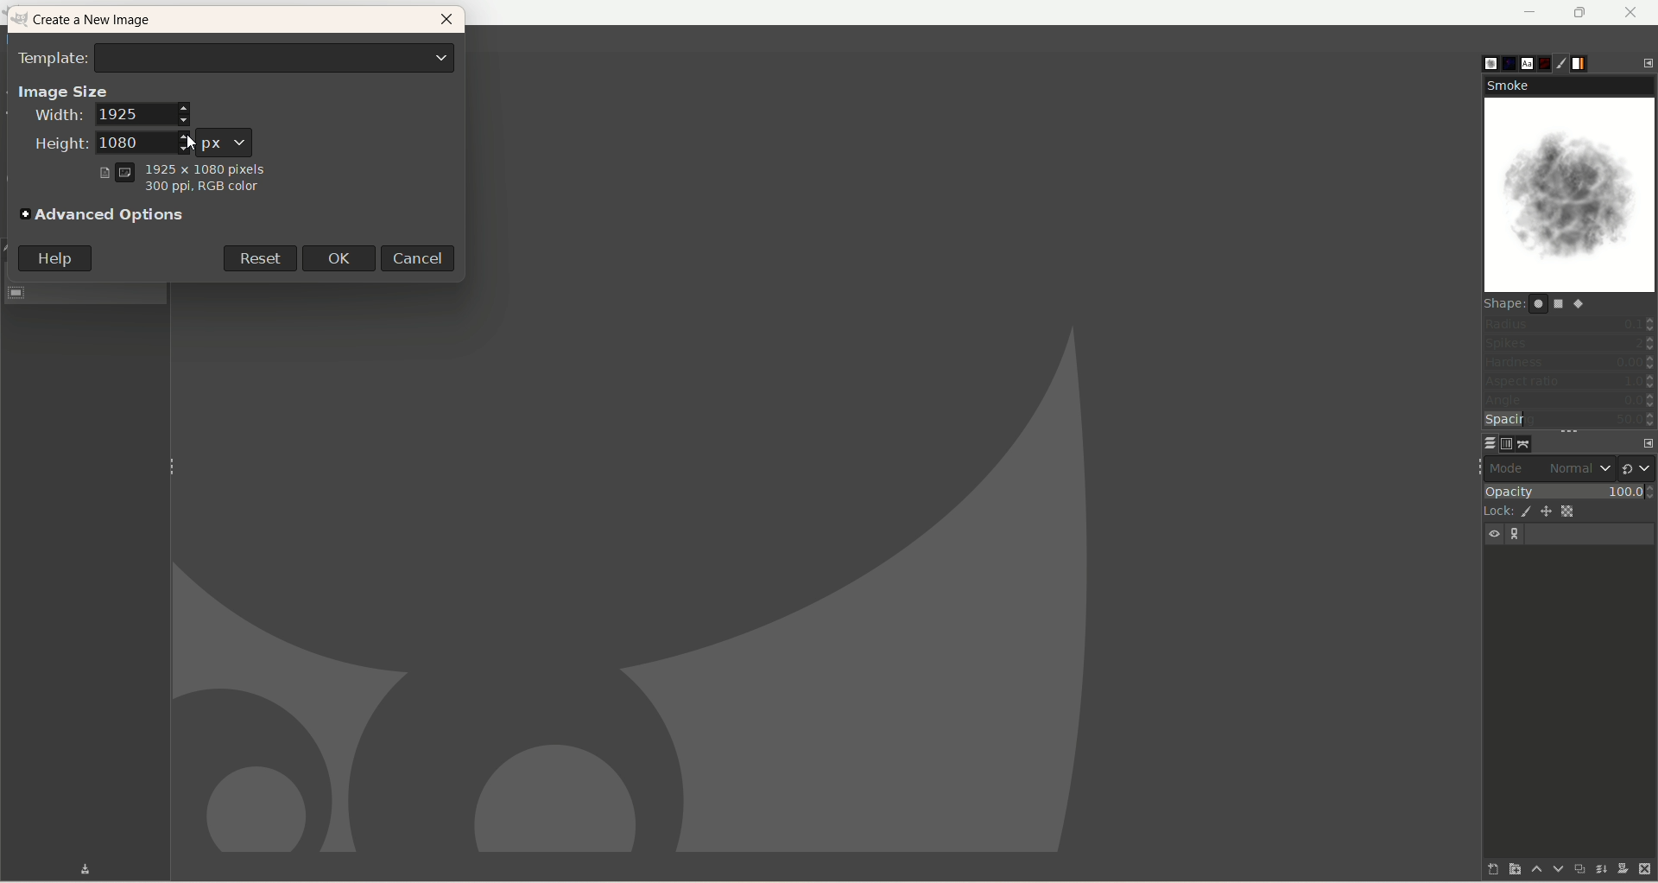  I want to click on close, so click(446, 22).